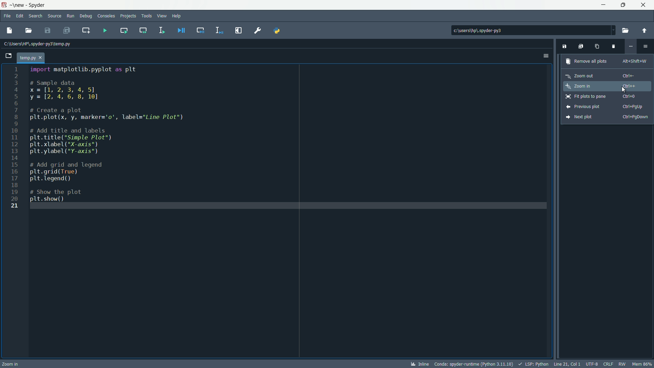 Image resolution: width=654 pixels, height=368 pixels. Describe the element at coordinates (601, 97) in the screenshot. I see `fit plots to pane` at that location.